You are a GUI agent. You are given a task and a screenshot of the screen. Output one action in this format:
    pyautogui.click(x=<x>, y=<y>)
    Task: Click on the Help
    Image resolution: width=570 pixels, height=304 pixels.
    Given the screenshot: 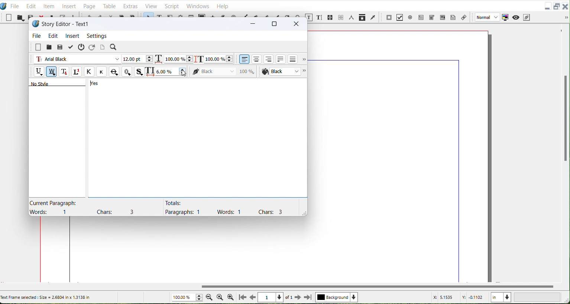 What is the action you would take?
    pyautogui.click(x=223, y=6)
    